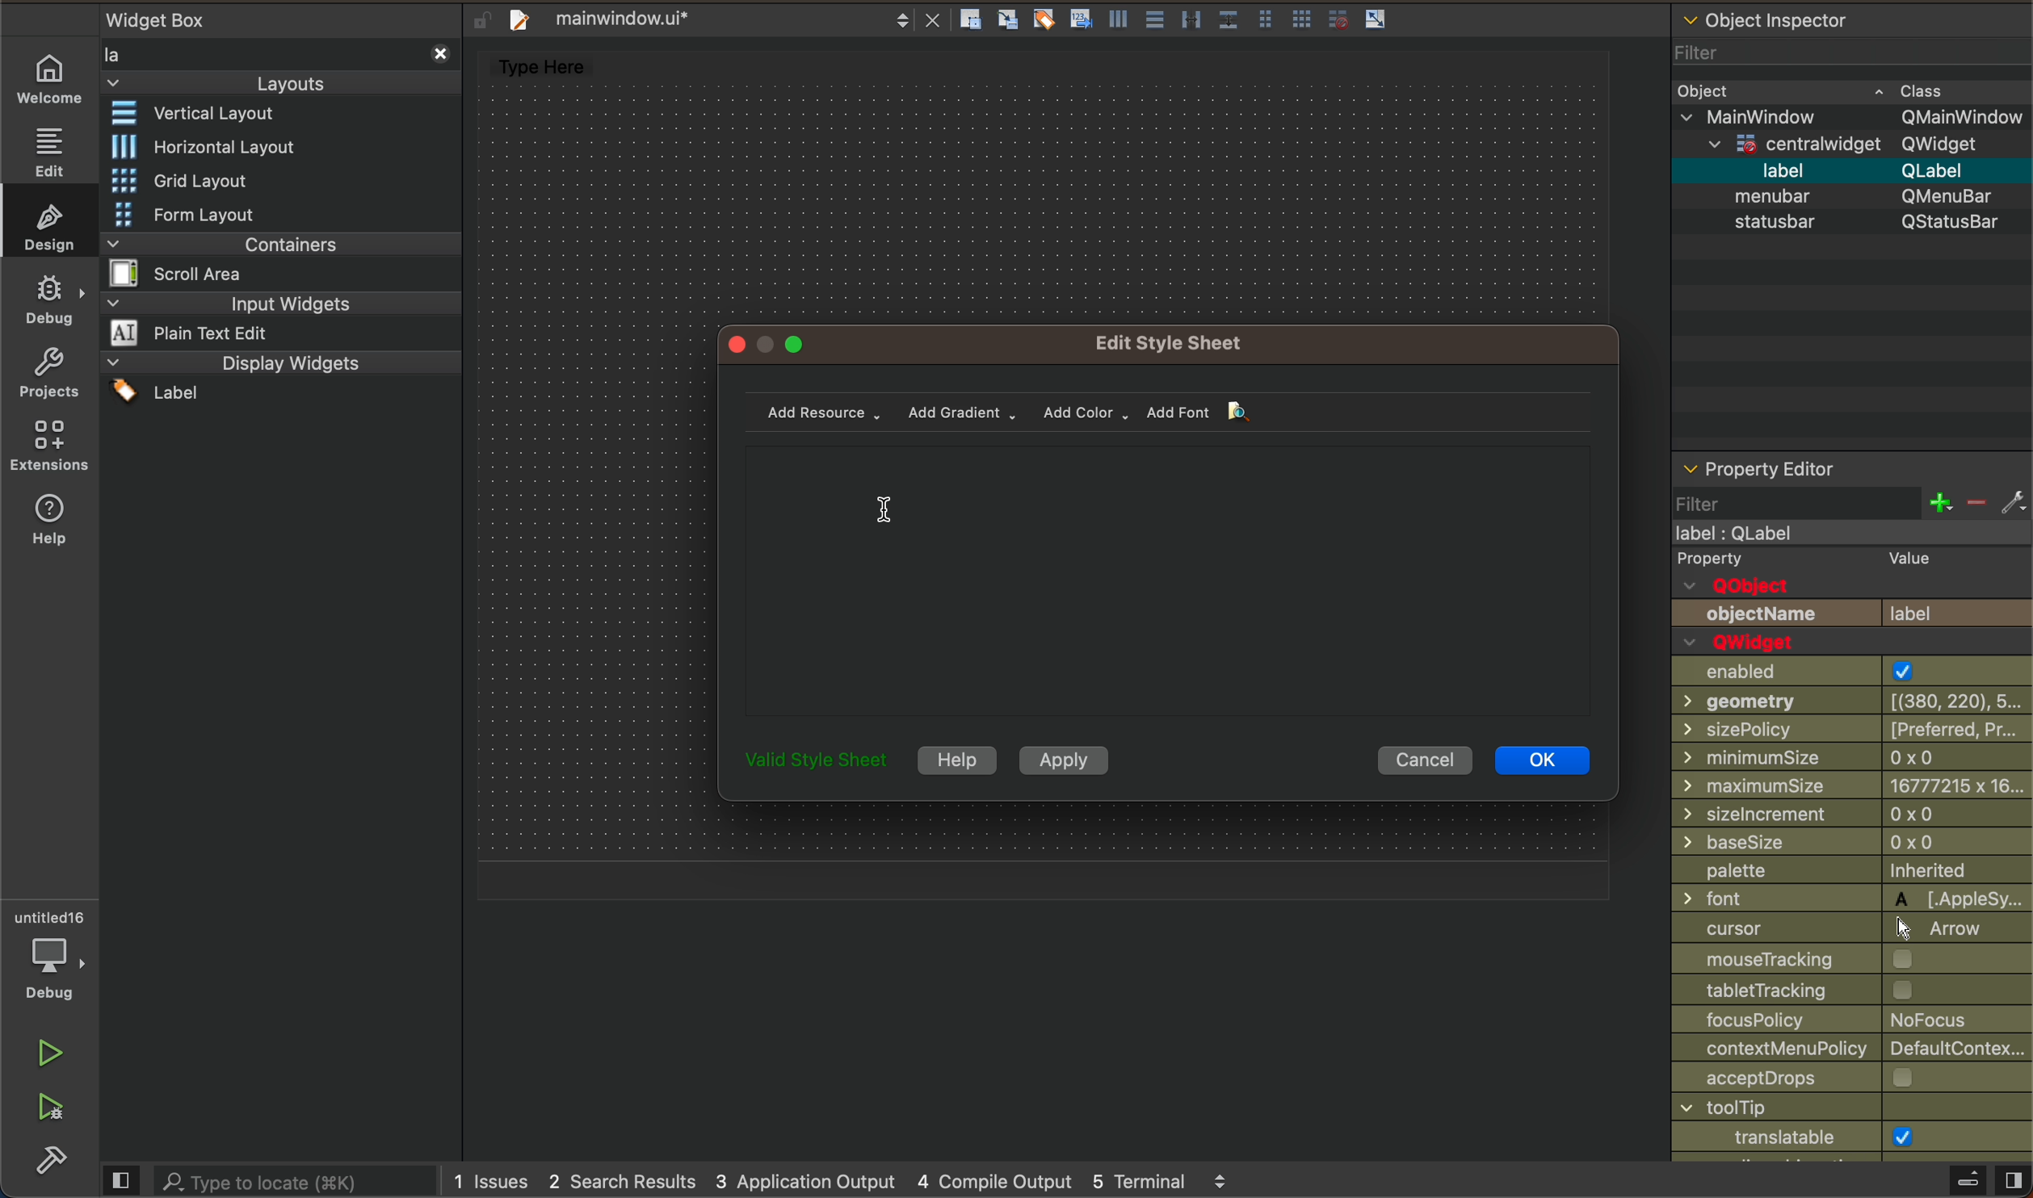  What do you see at coordinates (1852, 815) in the screenshot?
I see `size` at bounding box center [1852, 815].